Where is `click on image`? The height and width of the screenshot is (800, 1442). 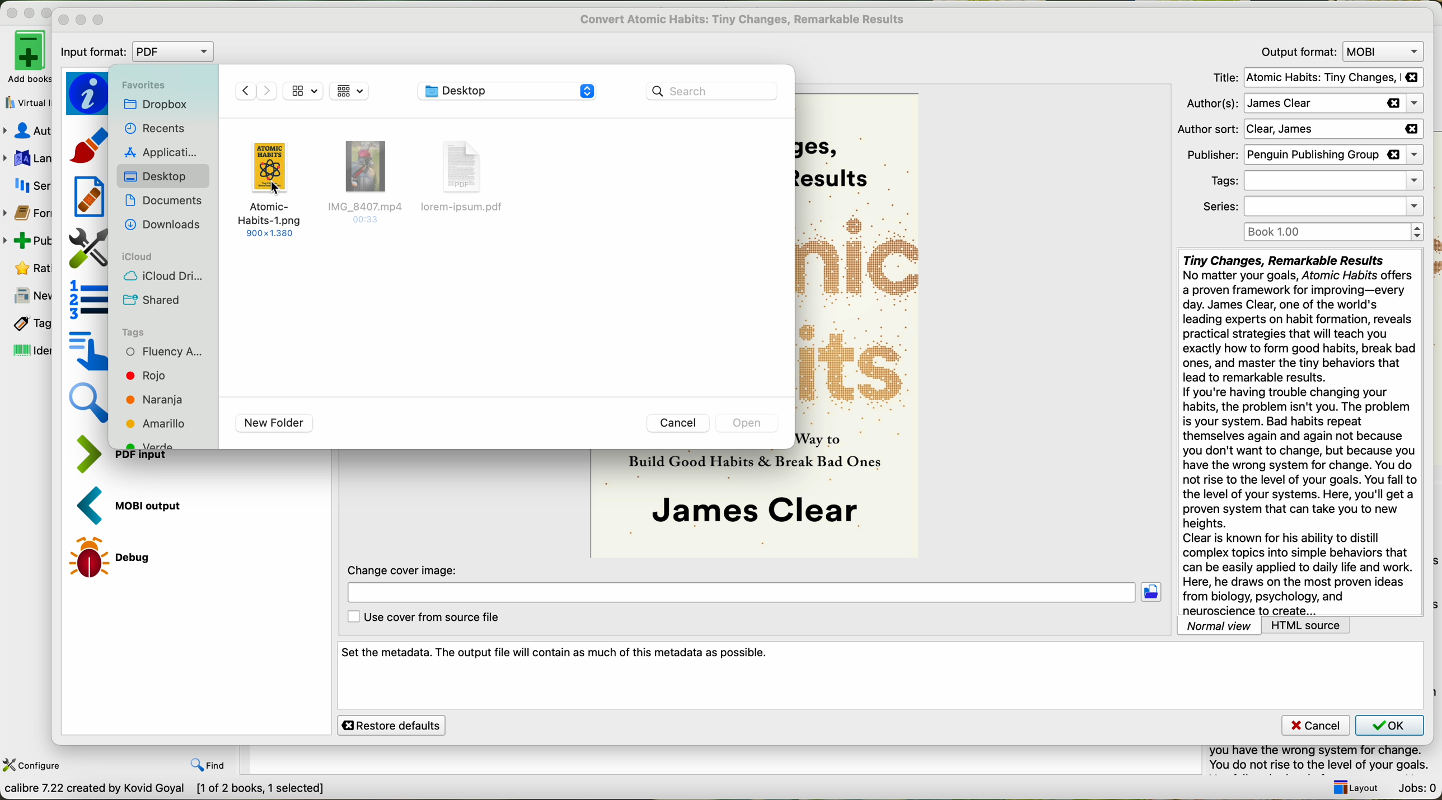
click on image is located at coordinates (274, 188).